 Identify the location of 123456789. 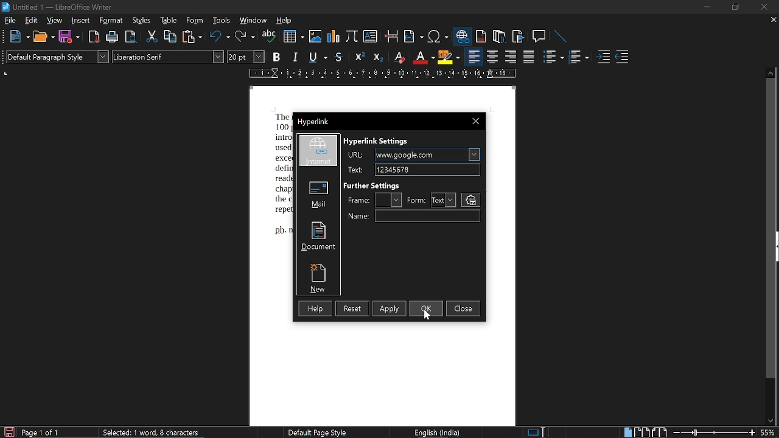
(430, 170).